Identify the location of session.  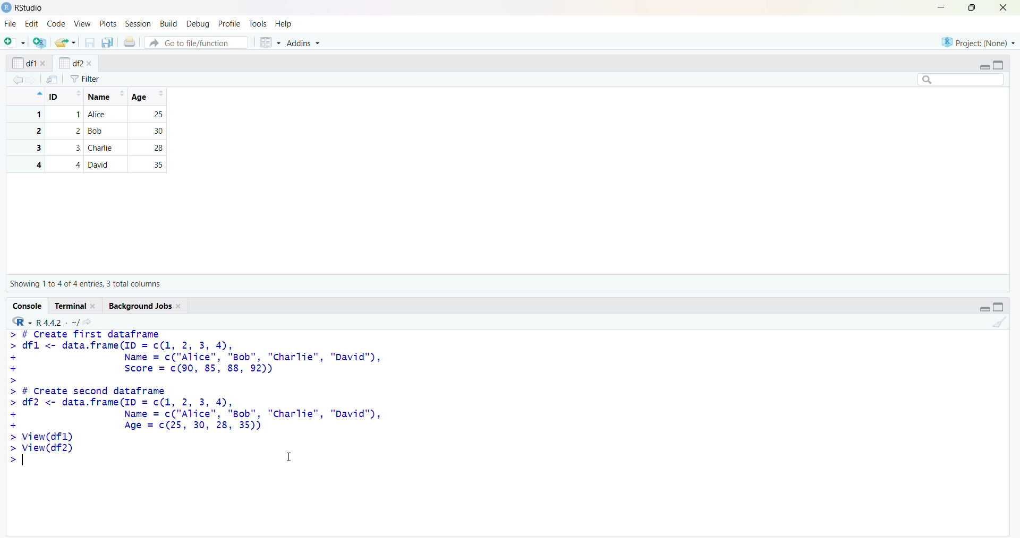
(140, 24).